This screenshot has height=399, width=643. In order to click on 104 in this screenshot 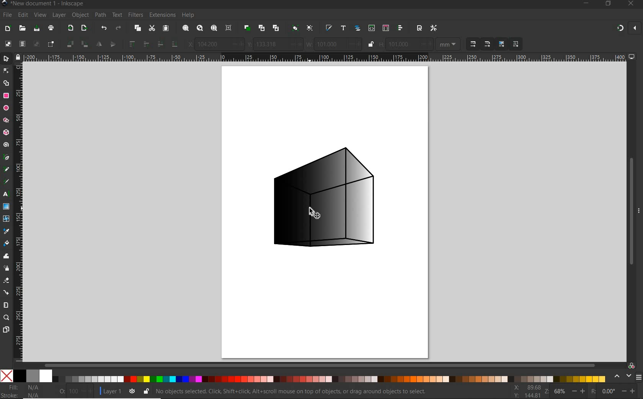, I will do `click(211, 45)`.